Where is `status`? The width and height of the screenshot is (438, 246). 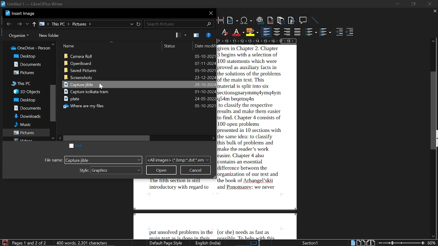 status is located at coordinates (175, 46).